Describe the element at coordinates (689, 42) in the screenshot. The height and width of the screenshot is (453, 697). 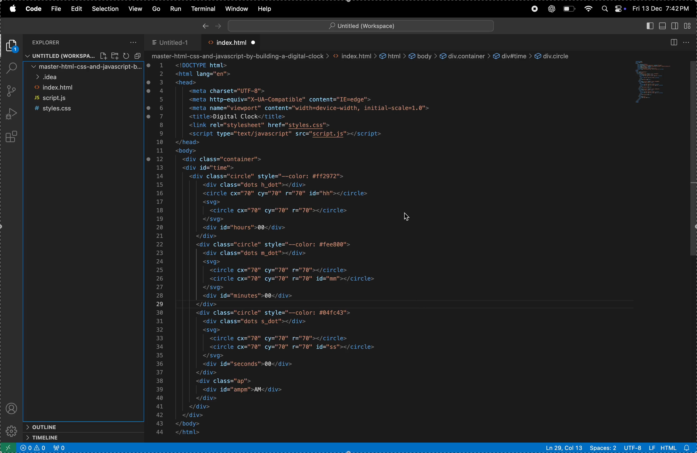
I see `options` at that location.